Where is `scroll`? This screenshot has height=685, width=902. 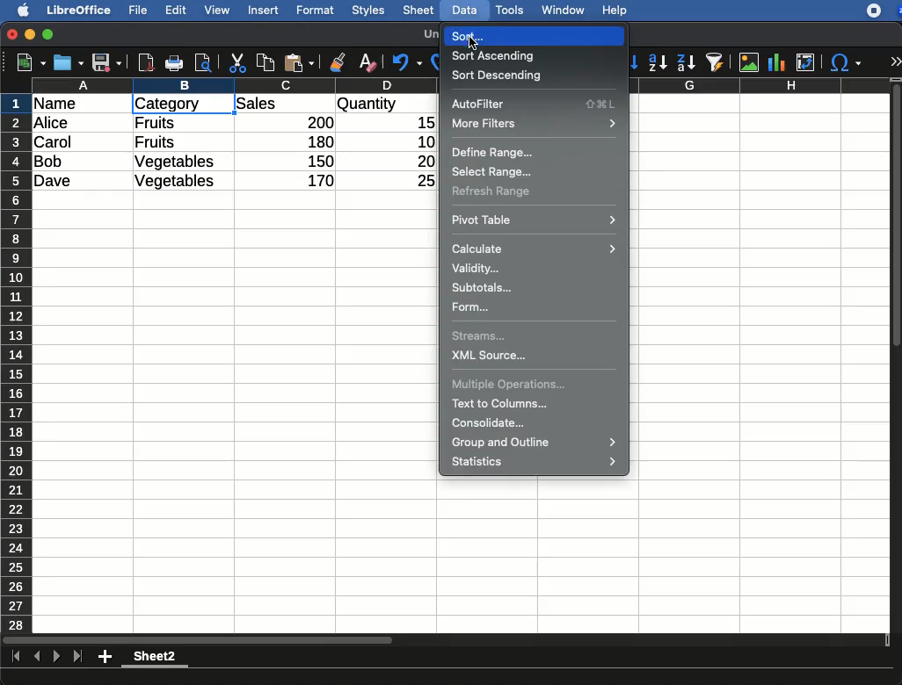 scroll is located at coordinates (898, 355).